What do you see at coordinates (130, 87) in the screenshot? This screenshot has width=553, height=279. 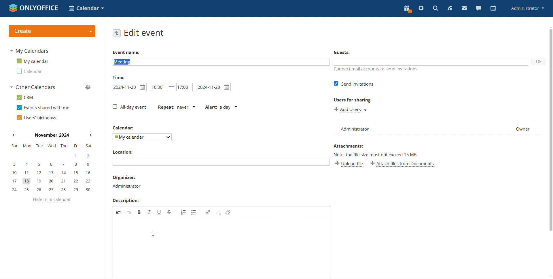 I see `start date` at bounding box center [130, 87].